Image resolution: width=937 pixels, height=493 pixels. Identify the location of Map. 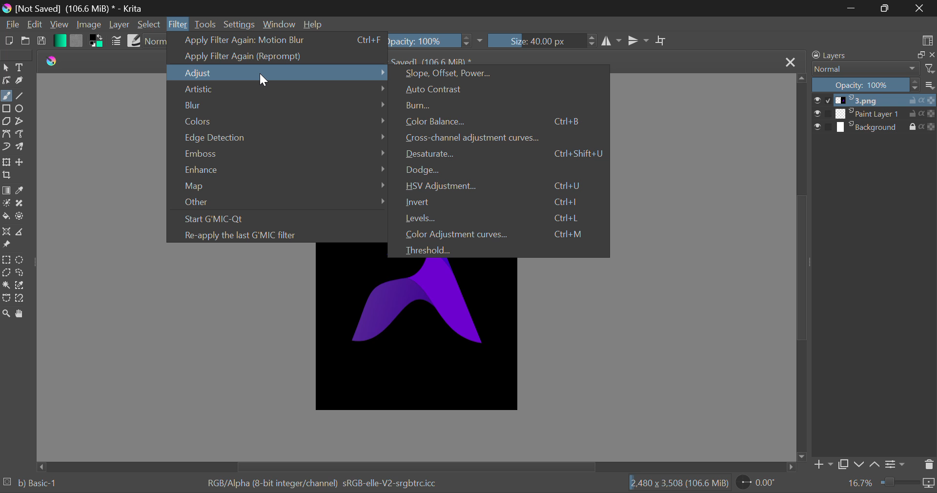
(282, 184).